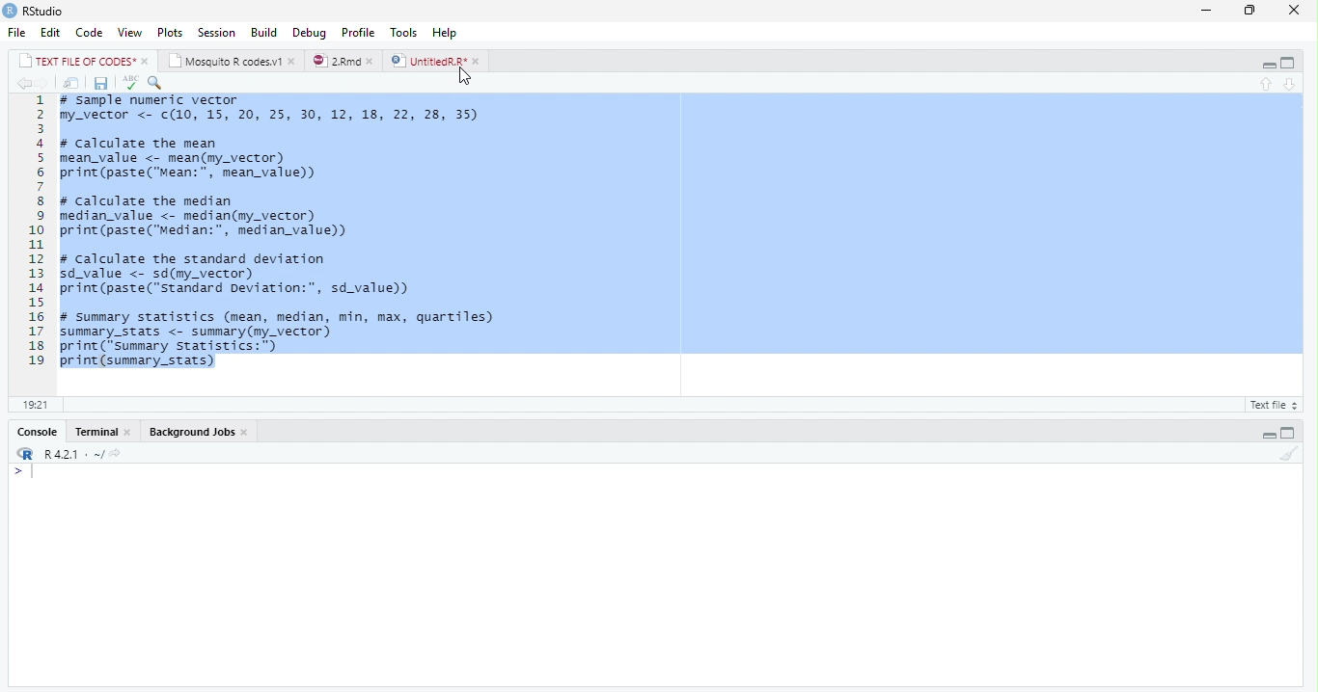  I want to click on RStudio, so click(45, 12).